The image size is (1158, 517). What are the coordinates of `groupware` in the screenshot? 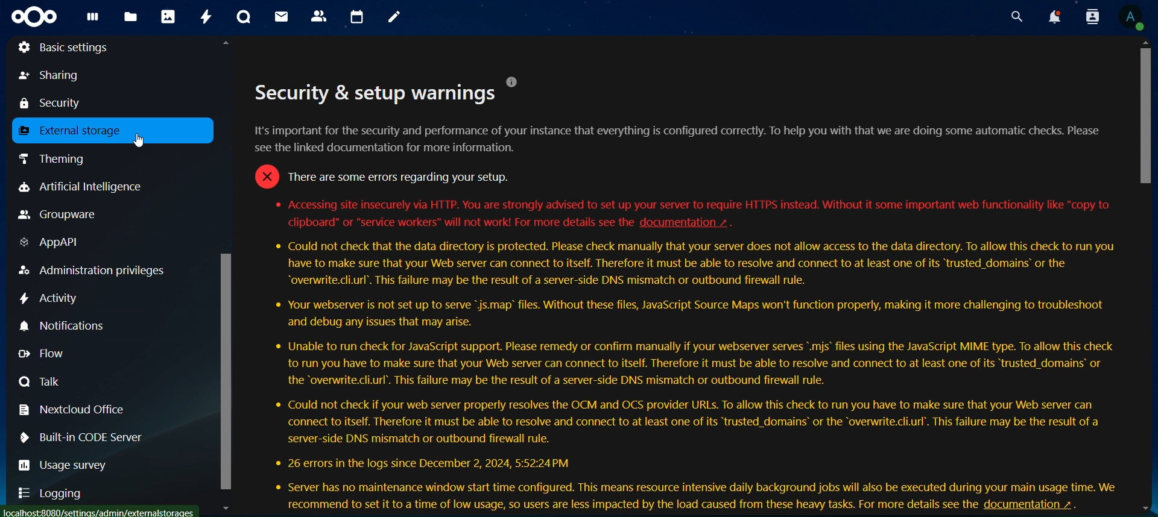 It's located at (59, 215).